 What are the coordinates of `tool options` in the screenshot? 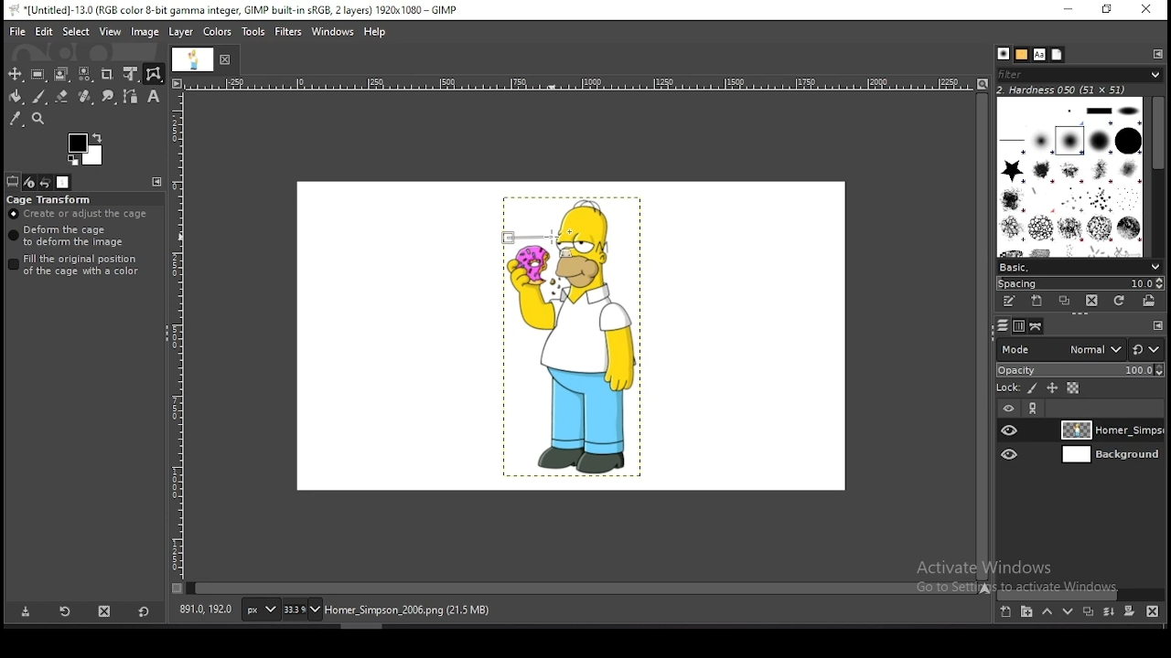 It's located at (13, 182).